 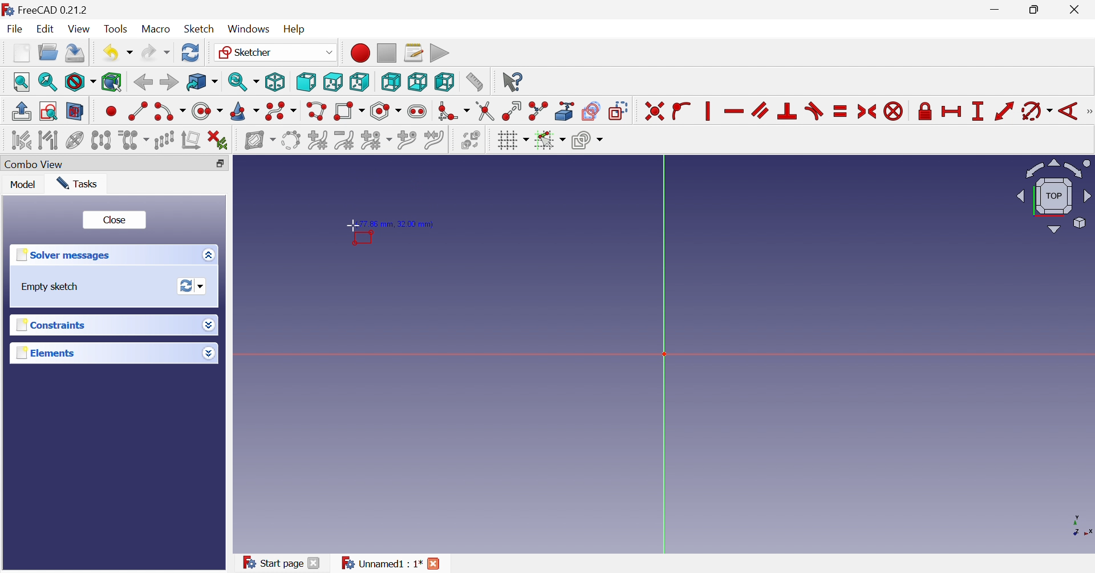 I want to click on Constrain vertically, so click(x=706, y=111).